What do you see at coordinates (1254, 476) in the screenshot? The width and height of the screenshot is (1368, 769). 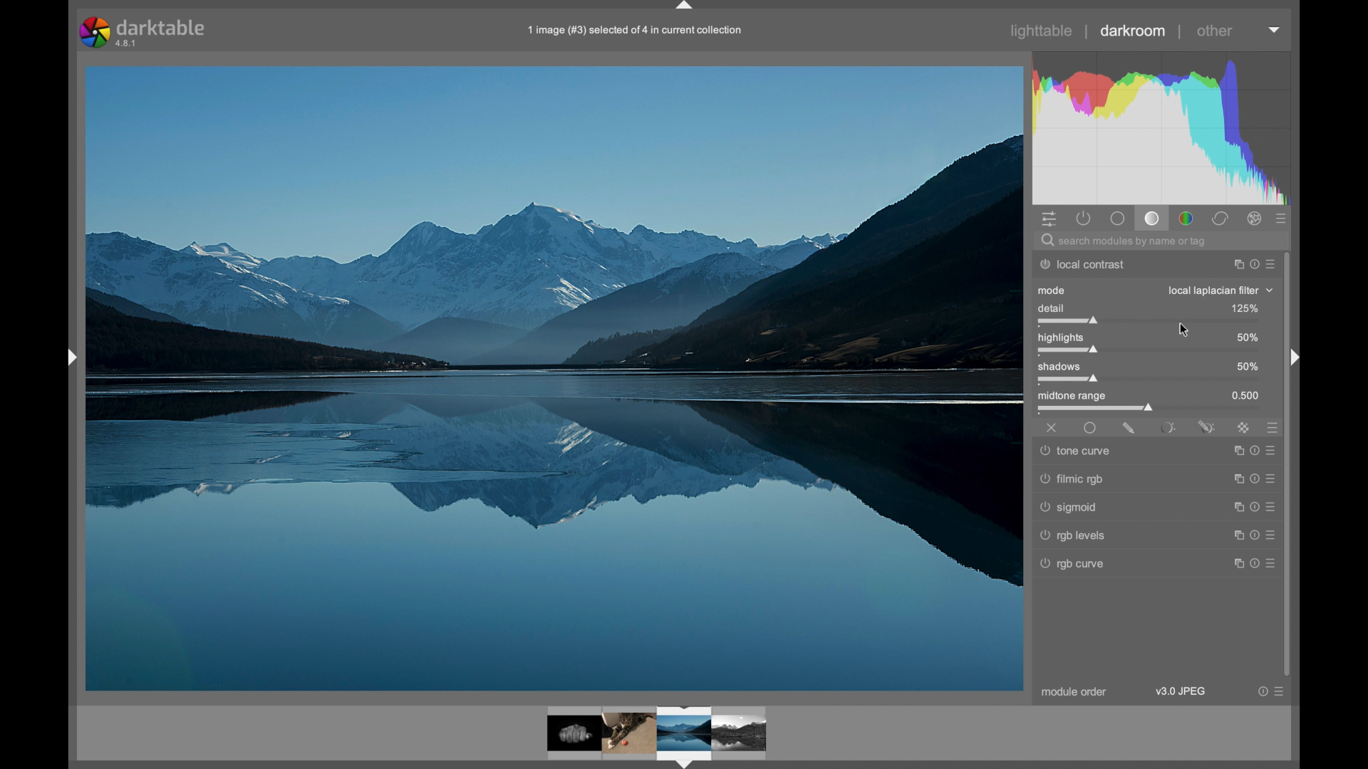 I see `more options` at bounding box center [1254, 476].